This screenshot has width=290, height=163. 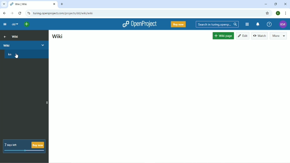 What do you see at coordinates (217, 24) in the screenshot?
I see `Search` at bounding box center [217, 24].